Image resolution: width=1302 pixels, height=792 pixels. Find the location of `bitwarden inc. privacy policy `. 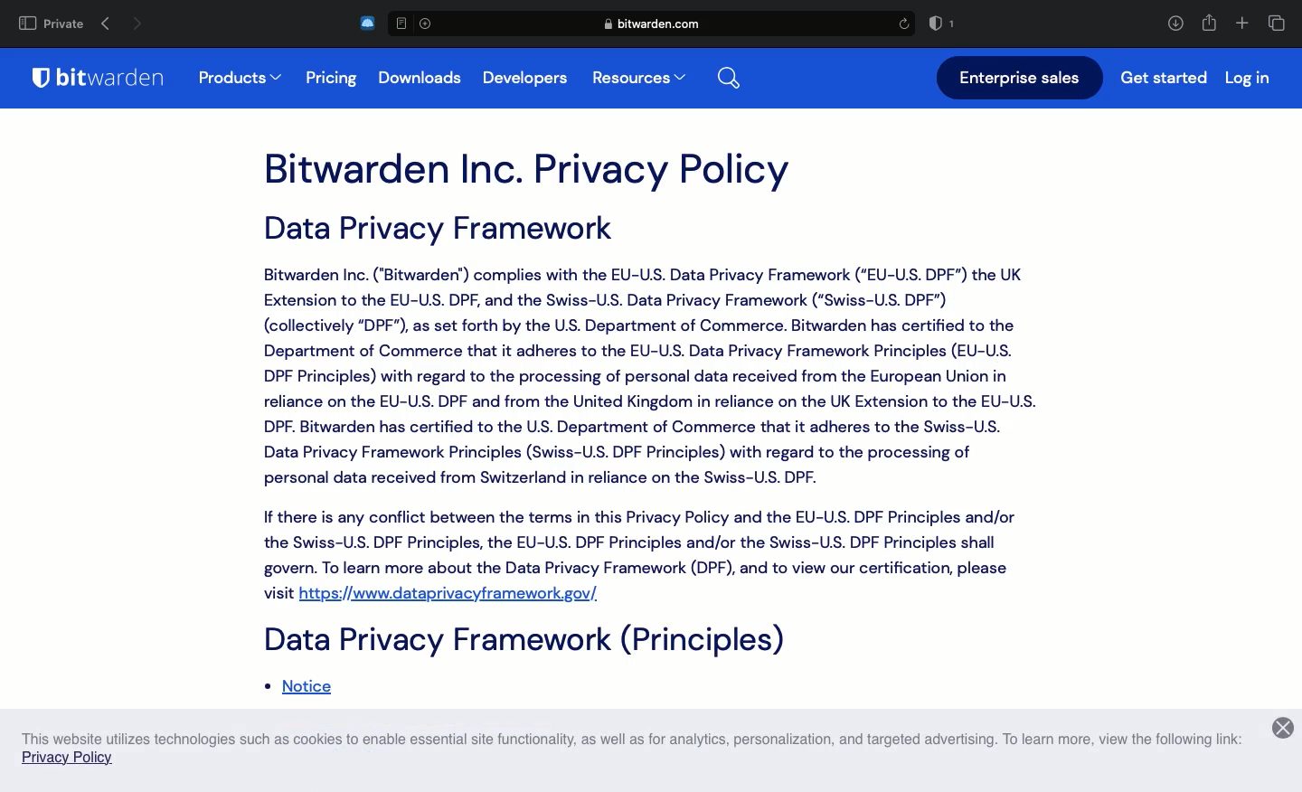

bitwarden inc. privacy policy  is located at coordinates (531, 172).